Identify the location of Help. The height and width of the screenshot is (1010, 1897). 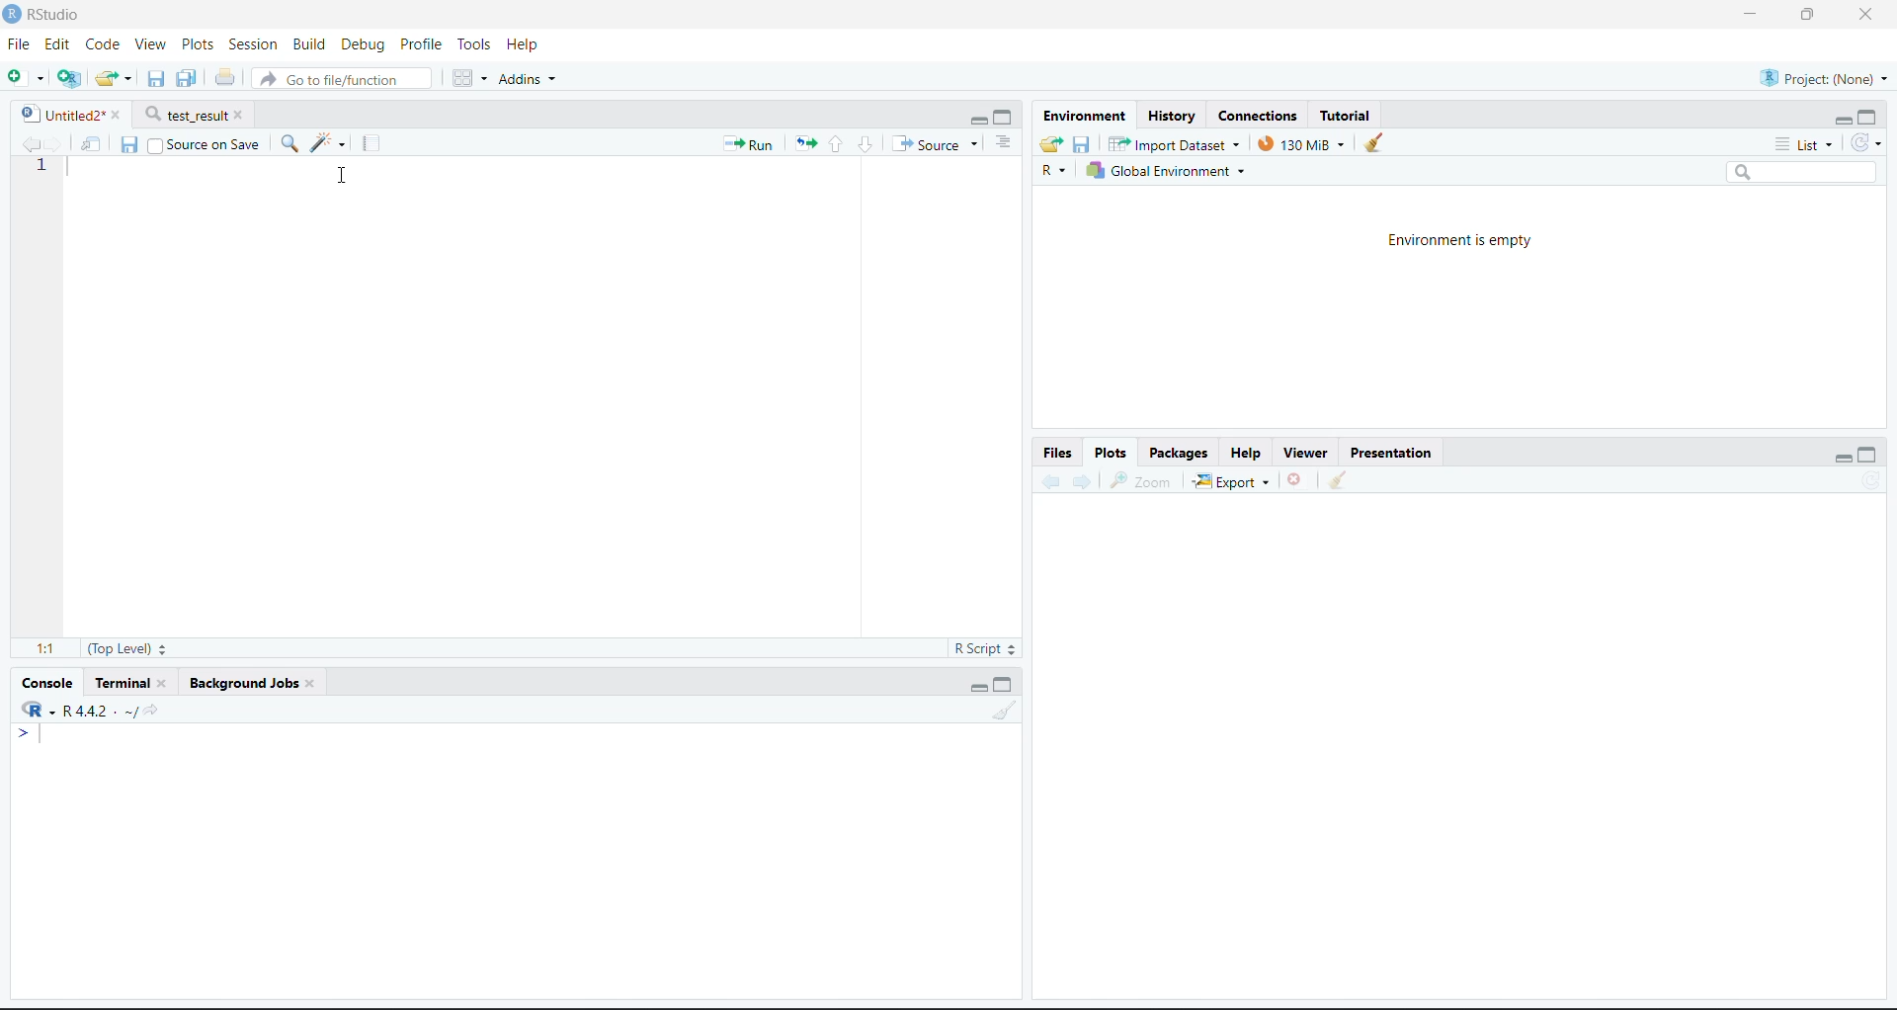
(530, 44).